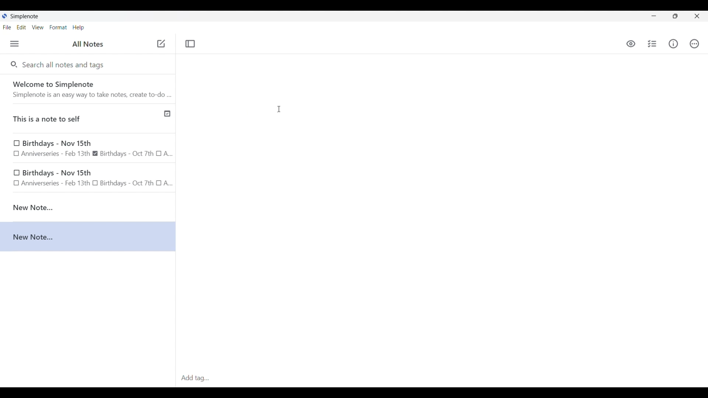 The image size is (708, 398). I want to click on Edit menu, so click(22, 27).